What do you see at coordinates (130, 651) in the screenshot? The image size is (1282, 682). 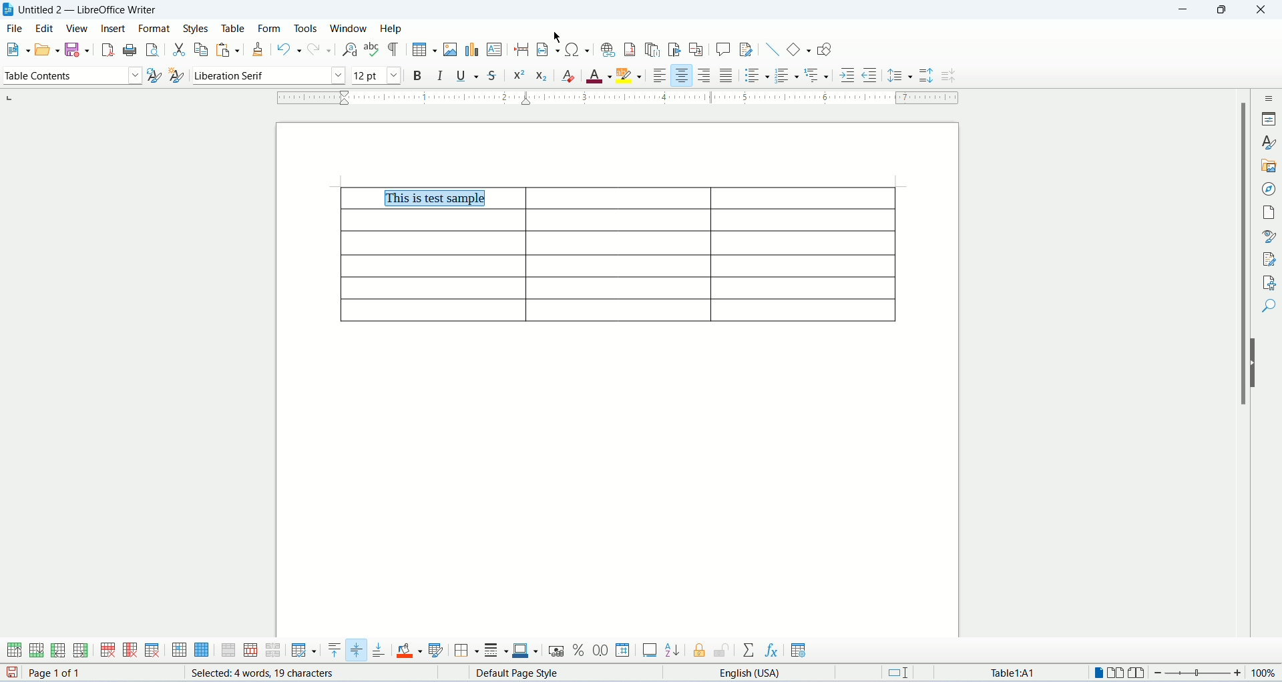 I see `delete column` at bounding box center [130, 651].